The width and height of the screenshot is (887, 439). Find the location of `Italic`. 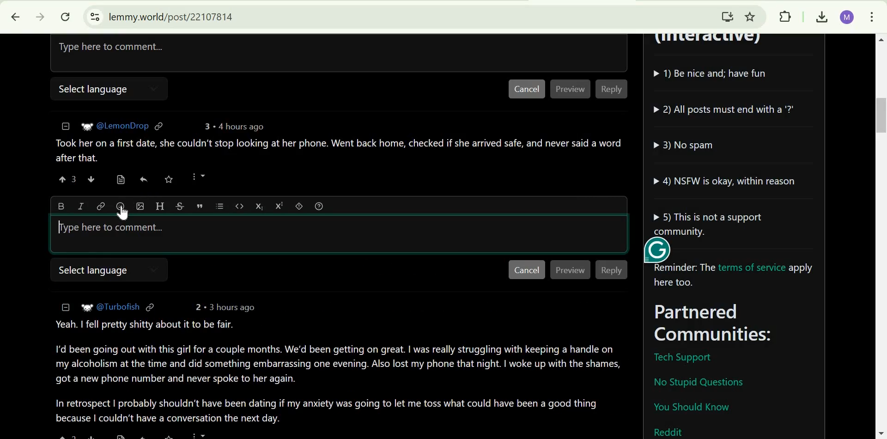

Italic is located at coordinates (79, 206).